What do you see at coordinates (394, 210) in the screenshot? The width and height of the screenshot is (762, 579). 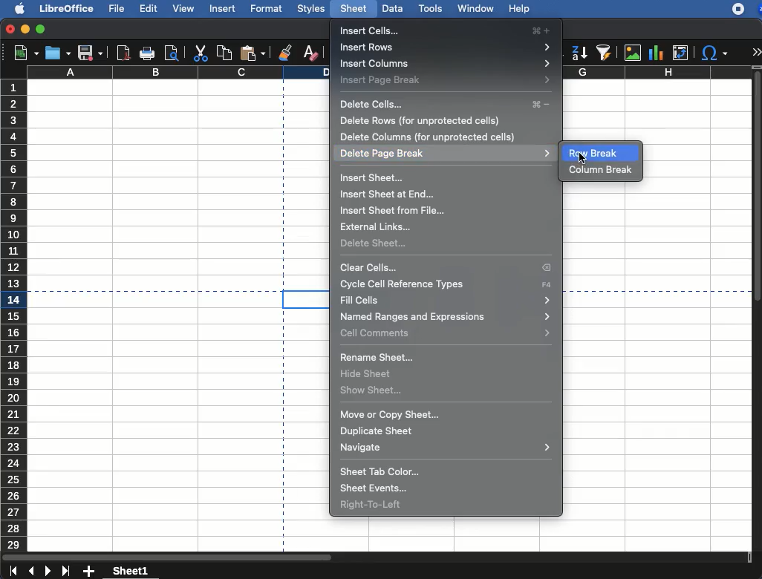 I see `insert sheet from file` at bounding box center [394, 210].